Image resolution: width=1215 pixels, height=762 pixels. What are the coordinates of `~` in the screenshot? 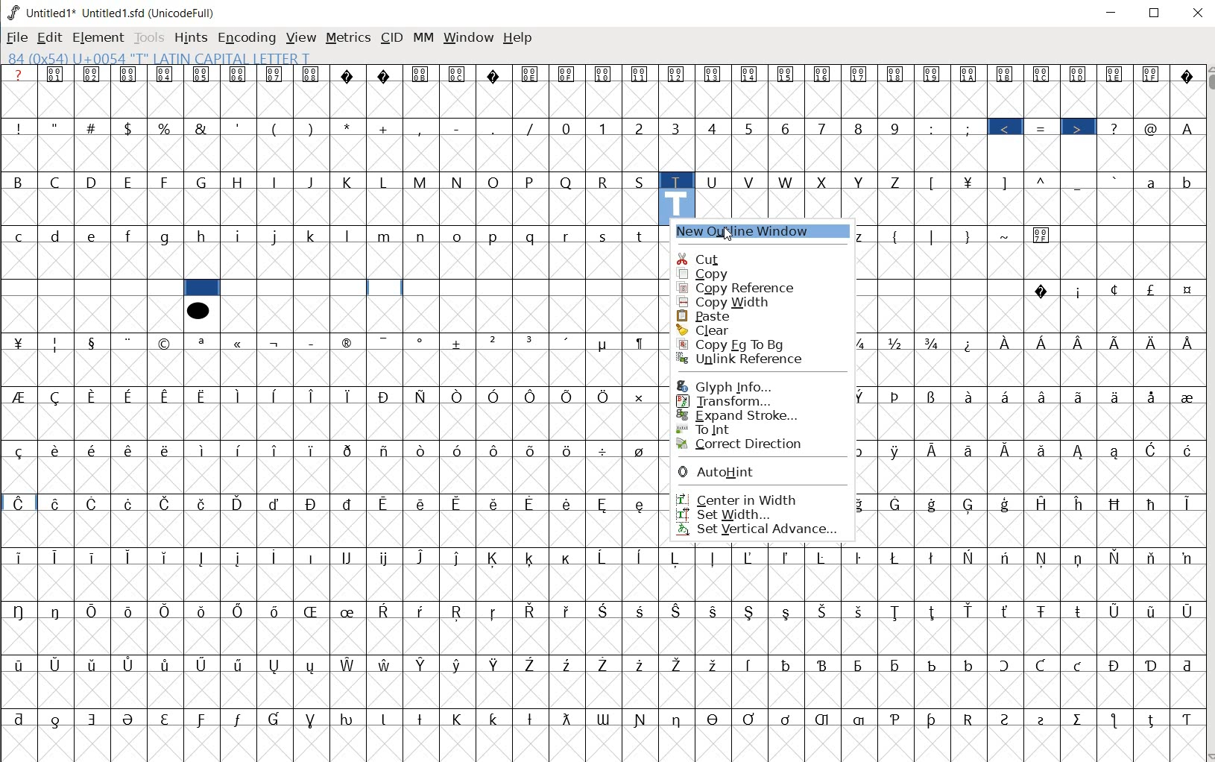 It's located at (1007, 236).